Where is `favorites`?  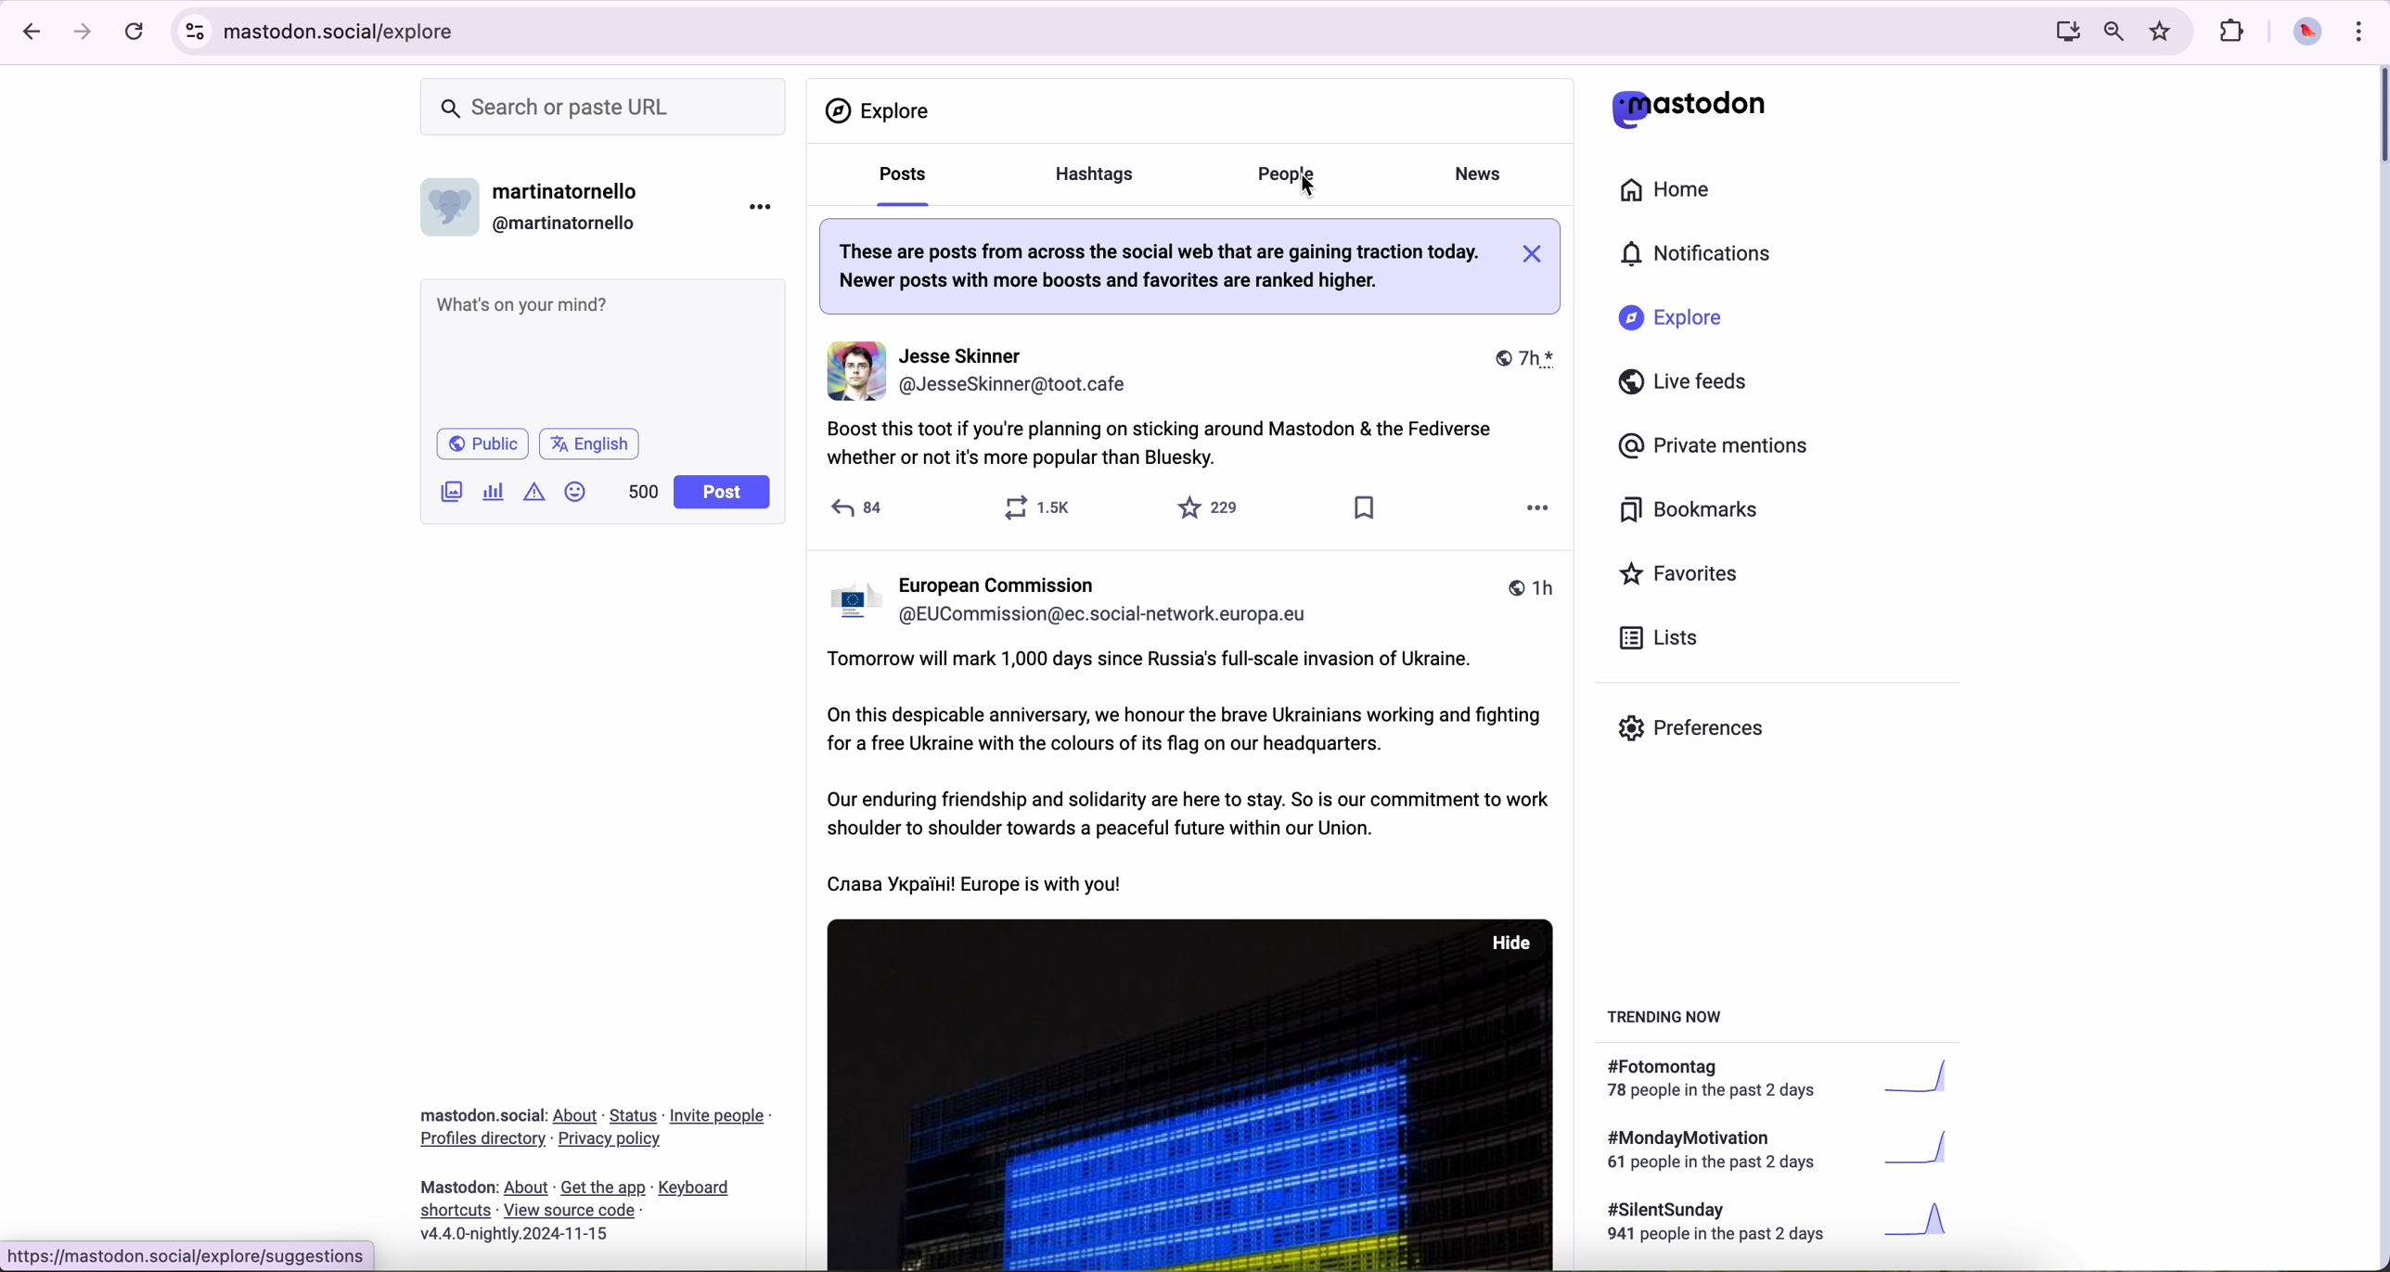
favorites is located at coordinates (2165, 32).